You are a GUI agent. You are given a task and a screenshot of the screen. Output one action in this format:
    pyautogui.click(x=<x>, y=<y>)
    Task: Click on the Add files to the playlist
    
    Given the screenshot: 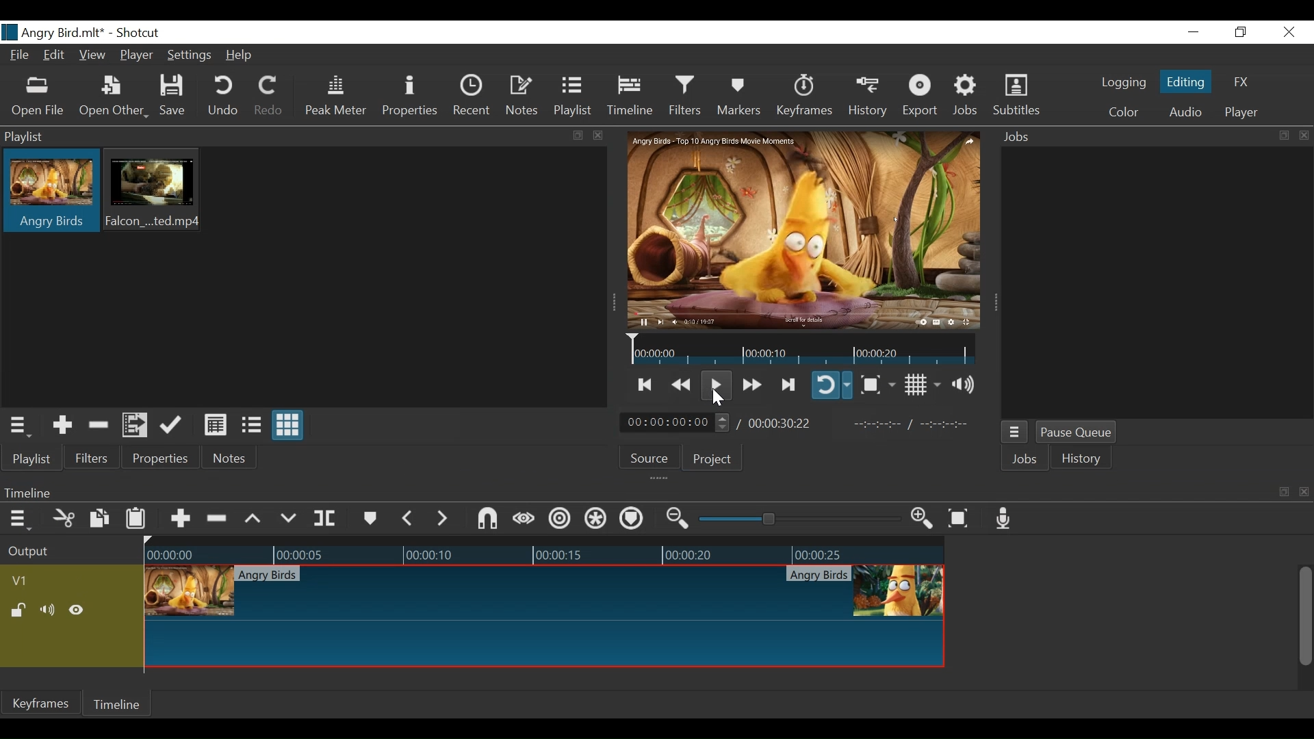 What is the action you would take?
    pyautogui.click(x=136, y=426)
    